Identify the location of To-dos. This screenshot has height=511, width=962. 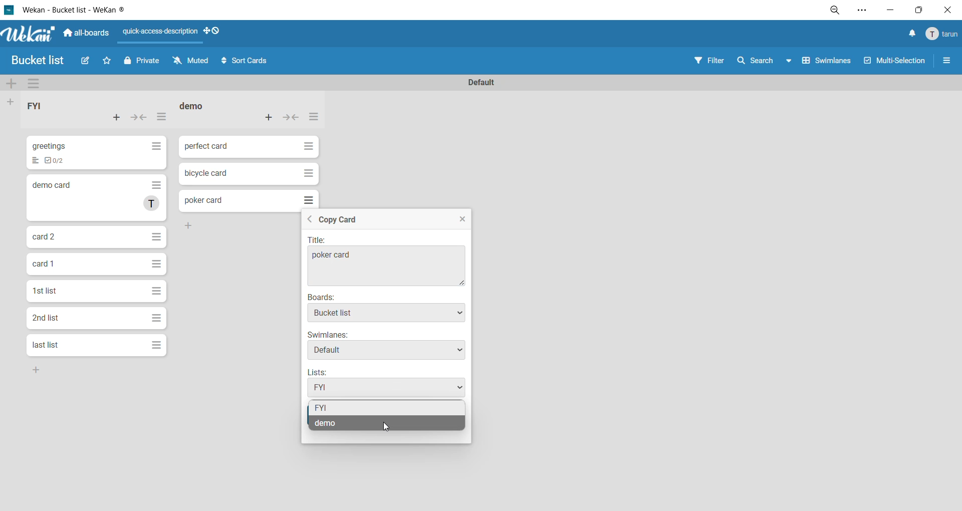
(56, 160).